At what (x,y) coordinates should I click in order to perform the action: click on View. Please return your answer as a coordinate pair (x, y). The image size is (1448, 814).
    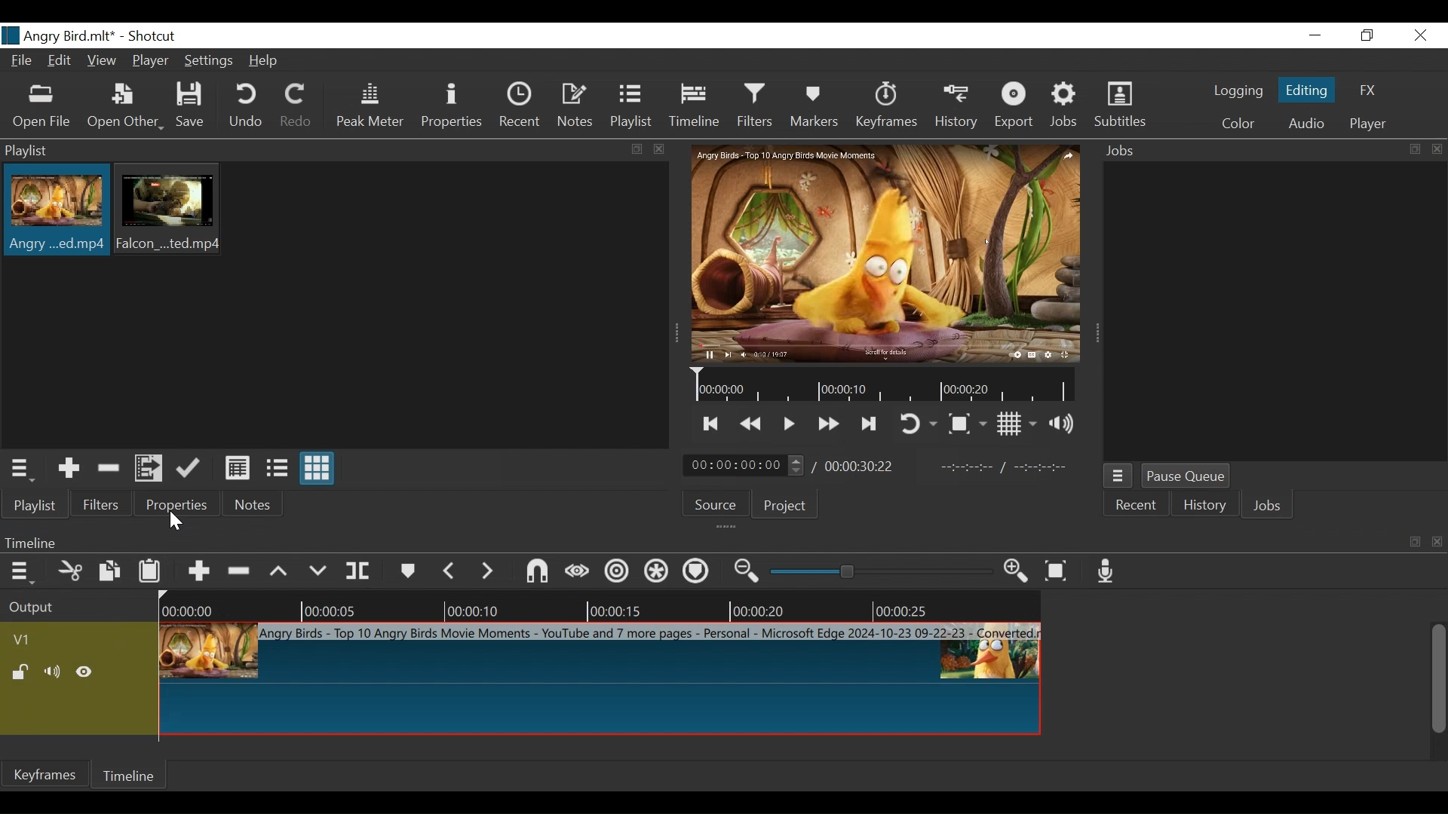
    Looking at the image, I should click on (102, 61).